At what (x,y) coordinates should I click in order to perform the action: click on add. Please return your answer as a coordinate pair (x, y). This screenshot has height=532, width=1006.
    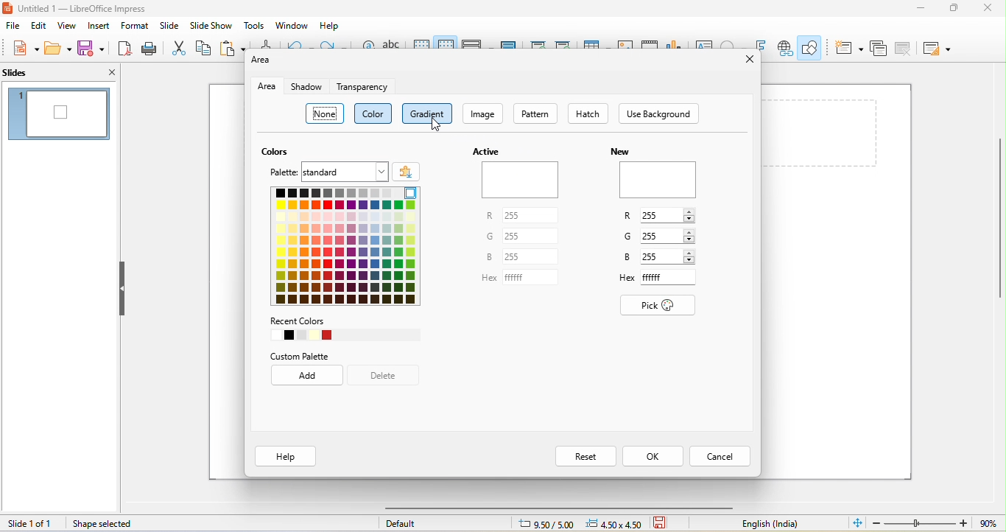
    Looking at the image, I should click on (309, 376).